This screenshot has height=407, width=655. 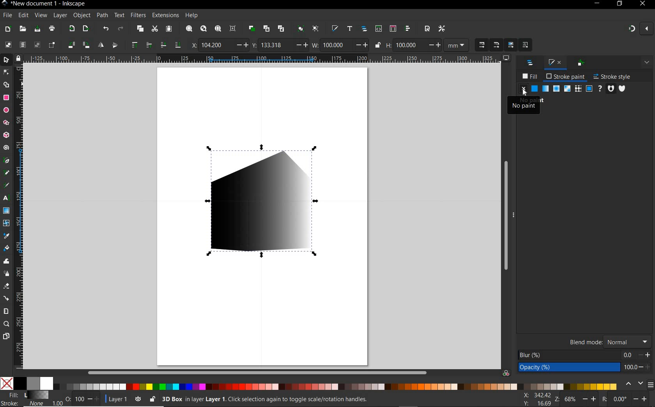 I want to click on STROKE STYLE, so click(x=612, y=77).